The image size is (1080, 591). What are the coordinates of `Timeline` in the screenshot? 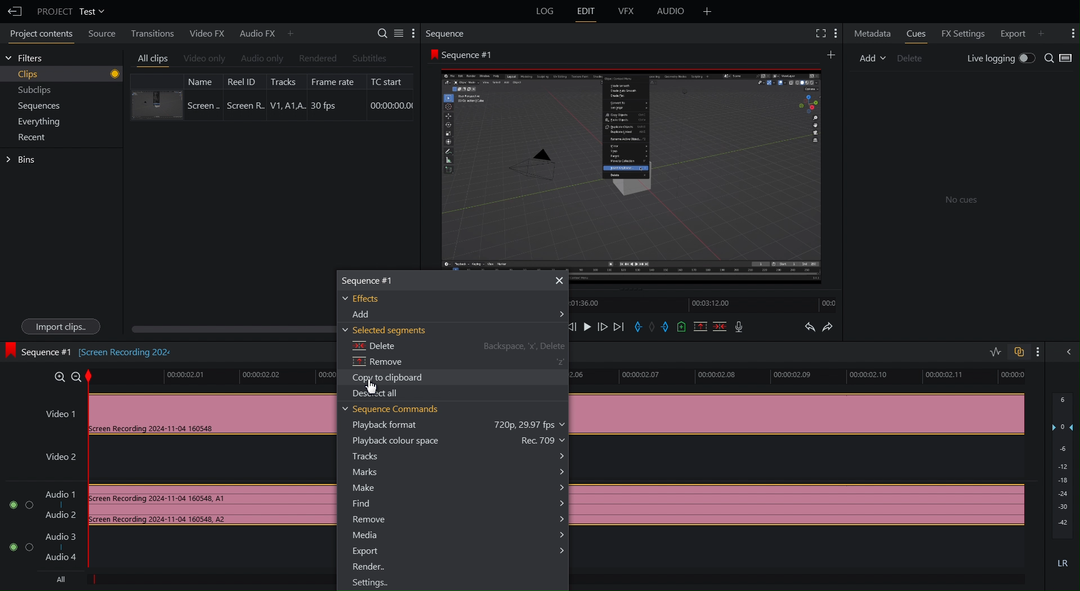 It's located at (705, 306).